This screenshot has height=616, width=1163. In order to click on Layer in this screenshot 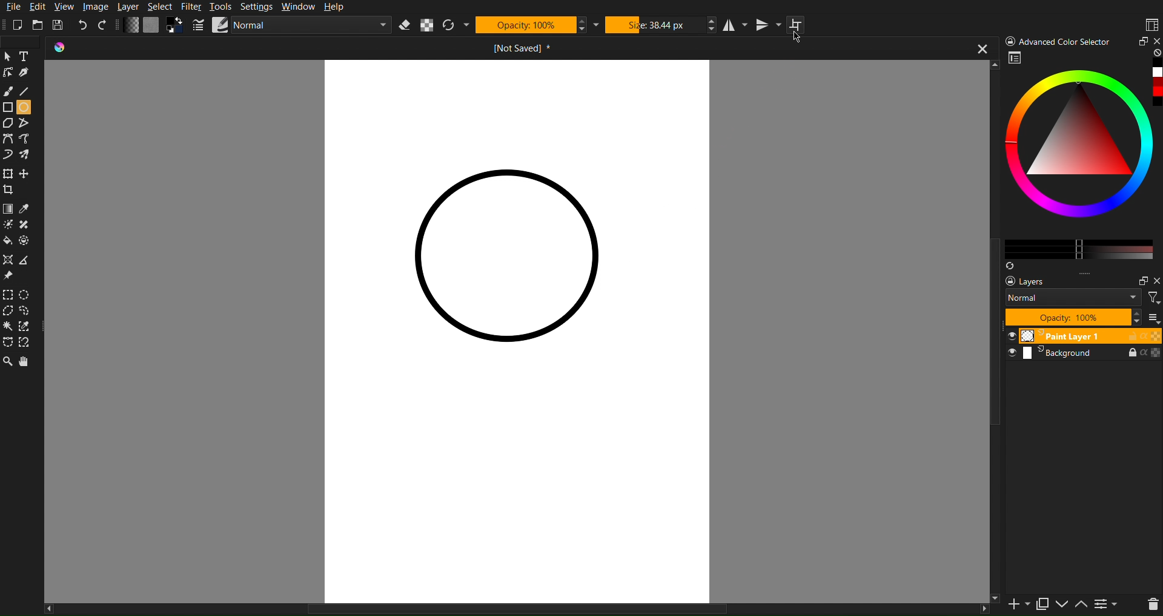, I will do `click(127, 8)`.